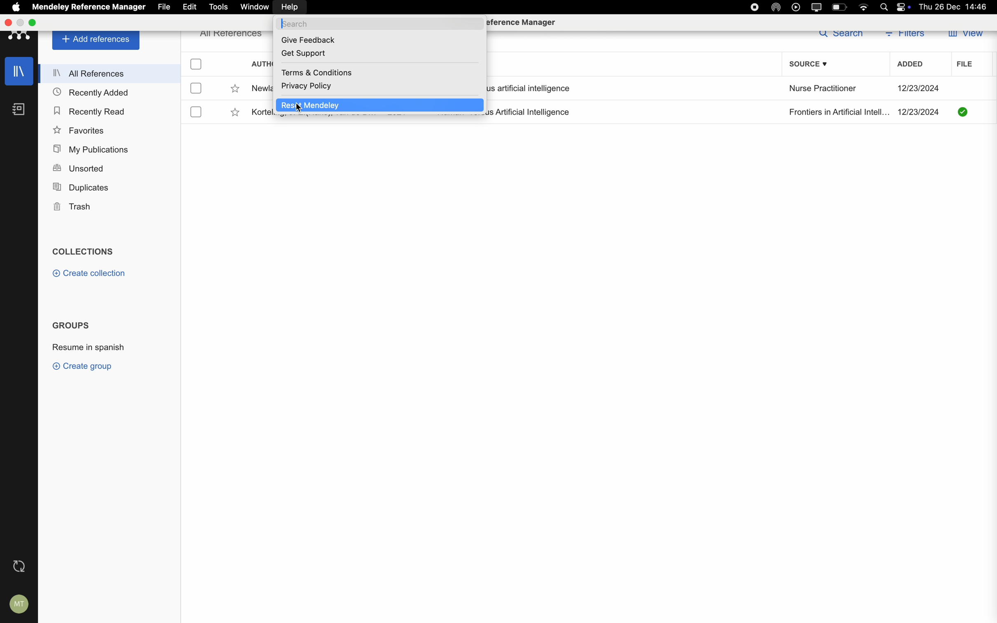 The width and height of the screenshot is (997, 623). Describe the element at coordinates (12, 7) in the screenshot. I see `Apple icon` at that location.